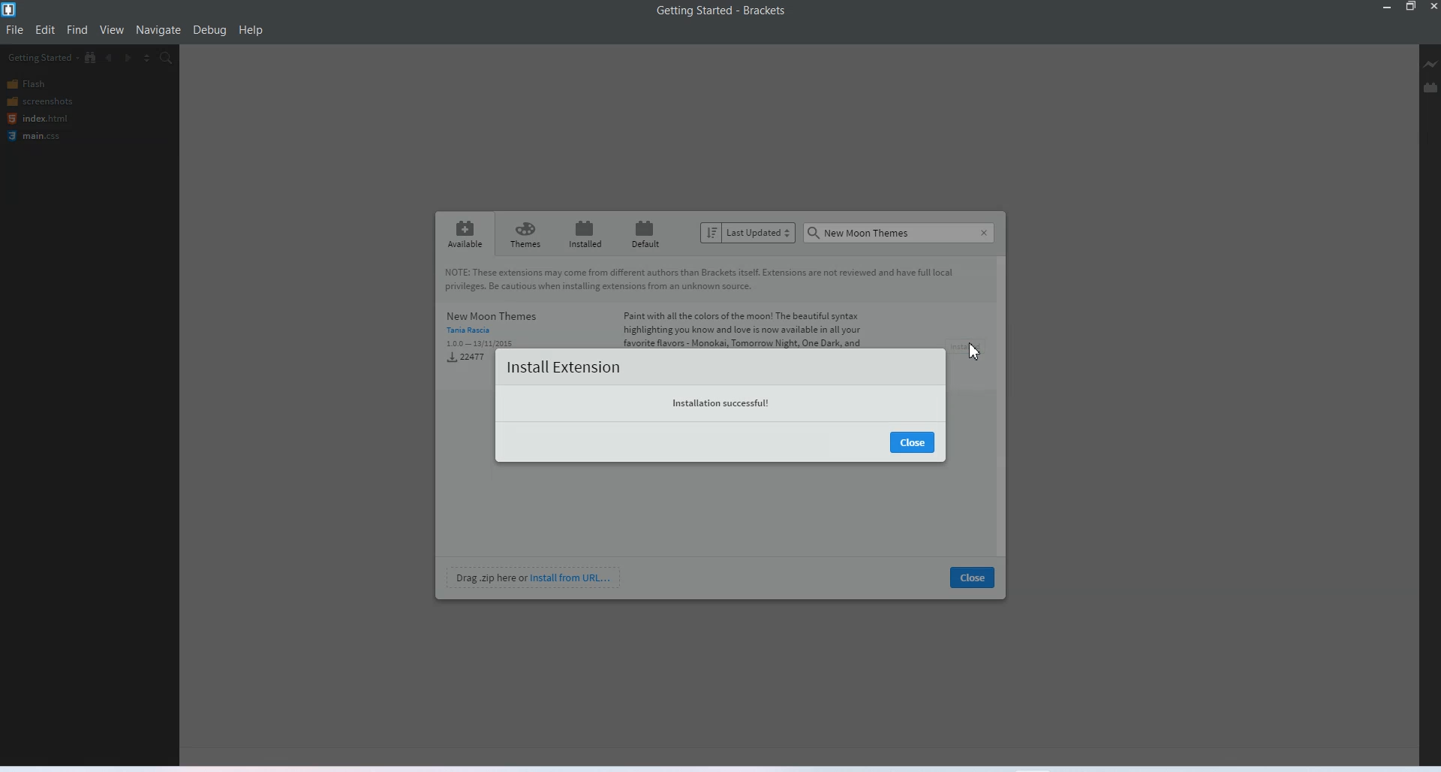  I want to click on Find, so click(77, 30).